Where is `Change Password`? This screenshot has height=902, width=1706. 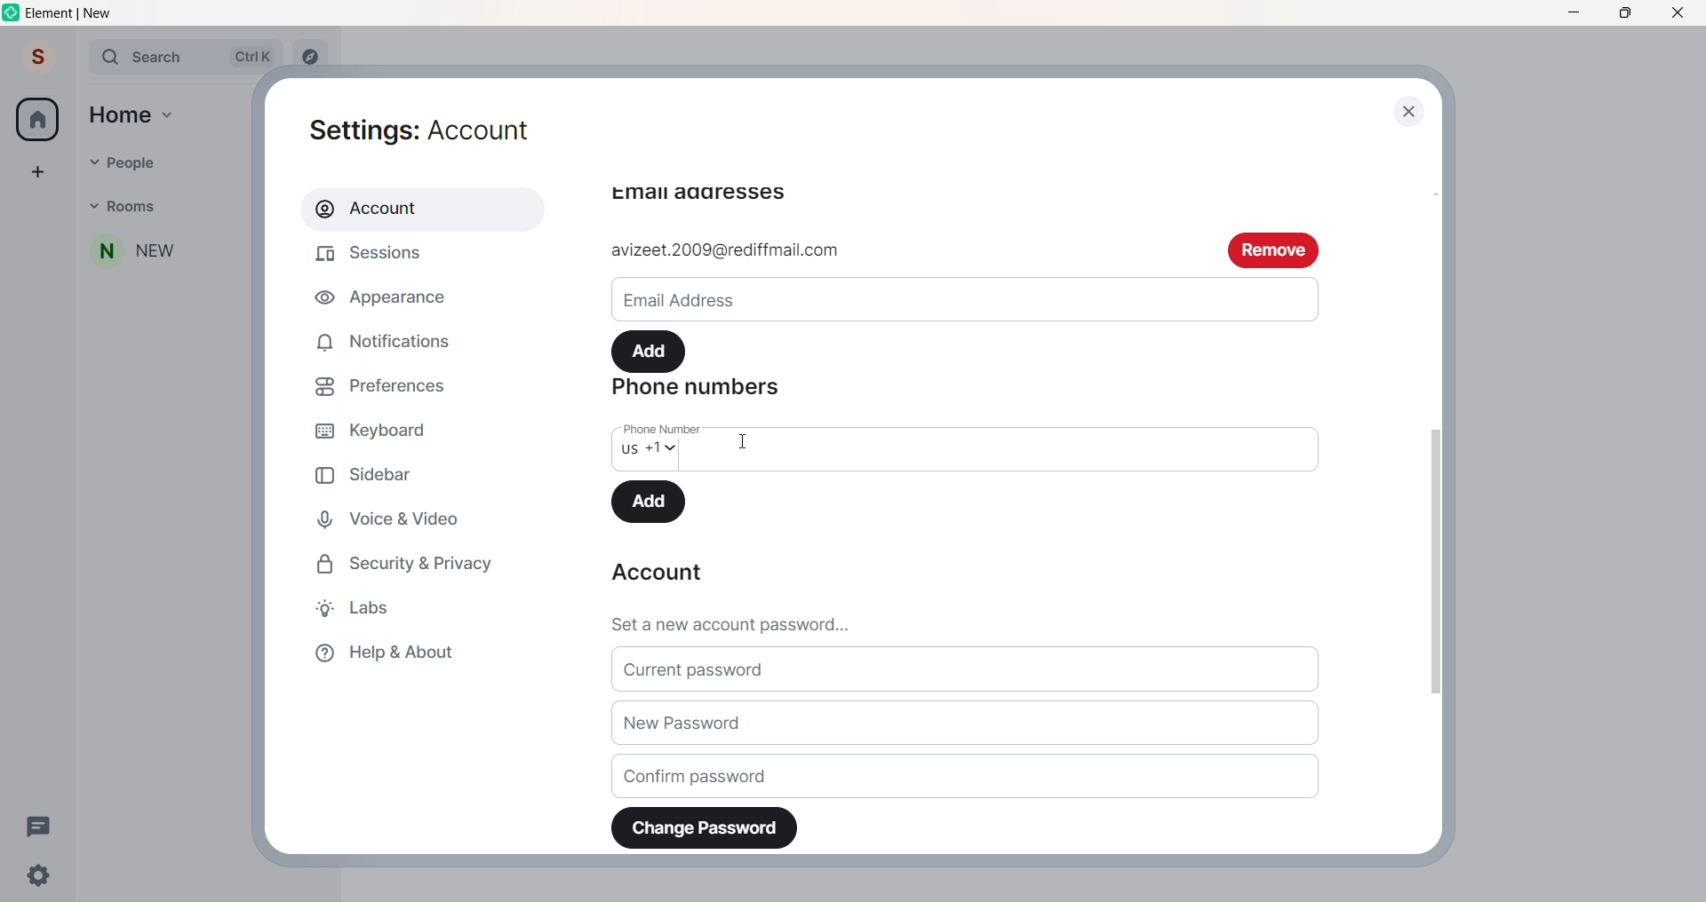
Change Password is located at coordinates (706, 827).